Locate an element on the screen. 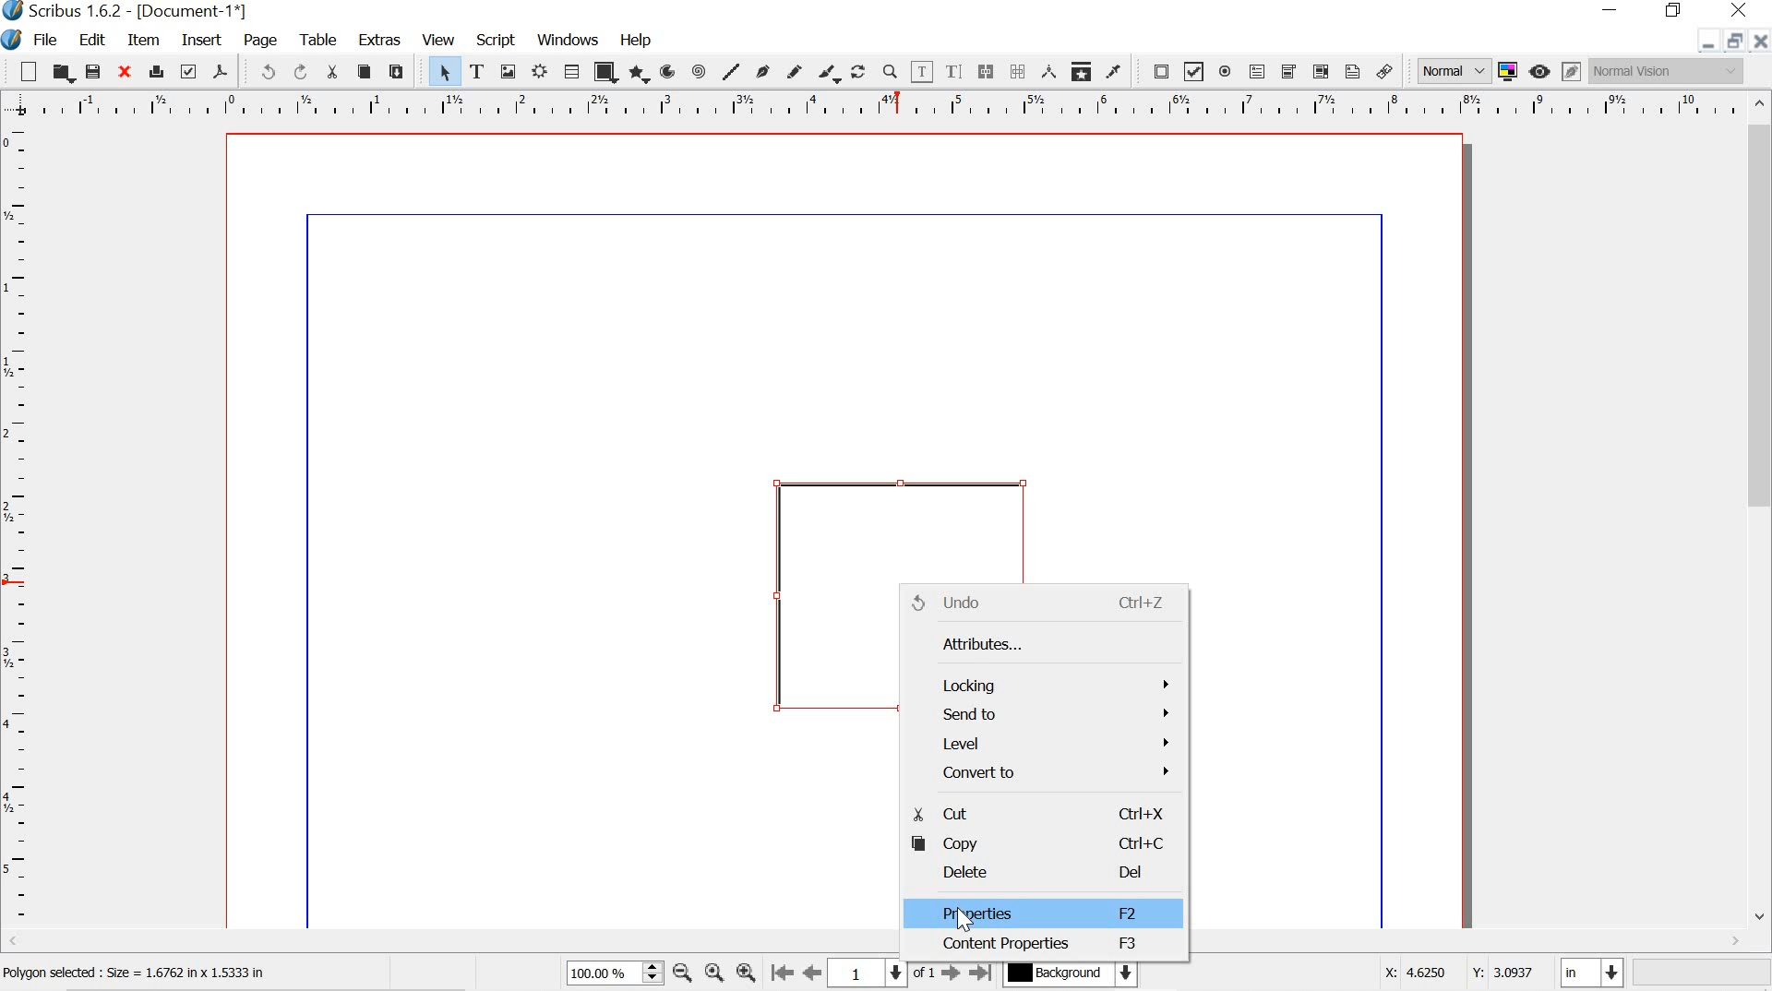 The image size is (1772, 991). HELP is located at coordinates (638, 38).